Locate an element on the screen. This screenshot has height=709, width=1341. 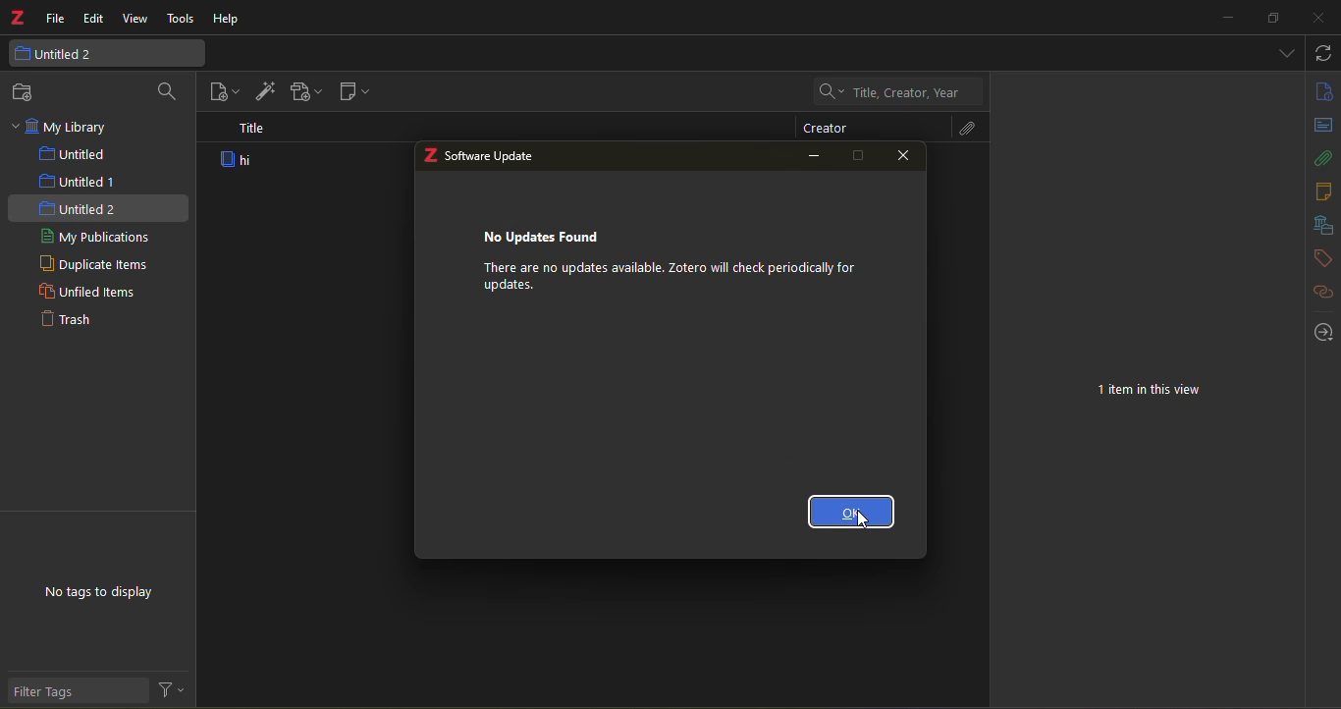
abstract is located at coordinates (1324, 125).